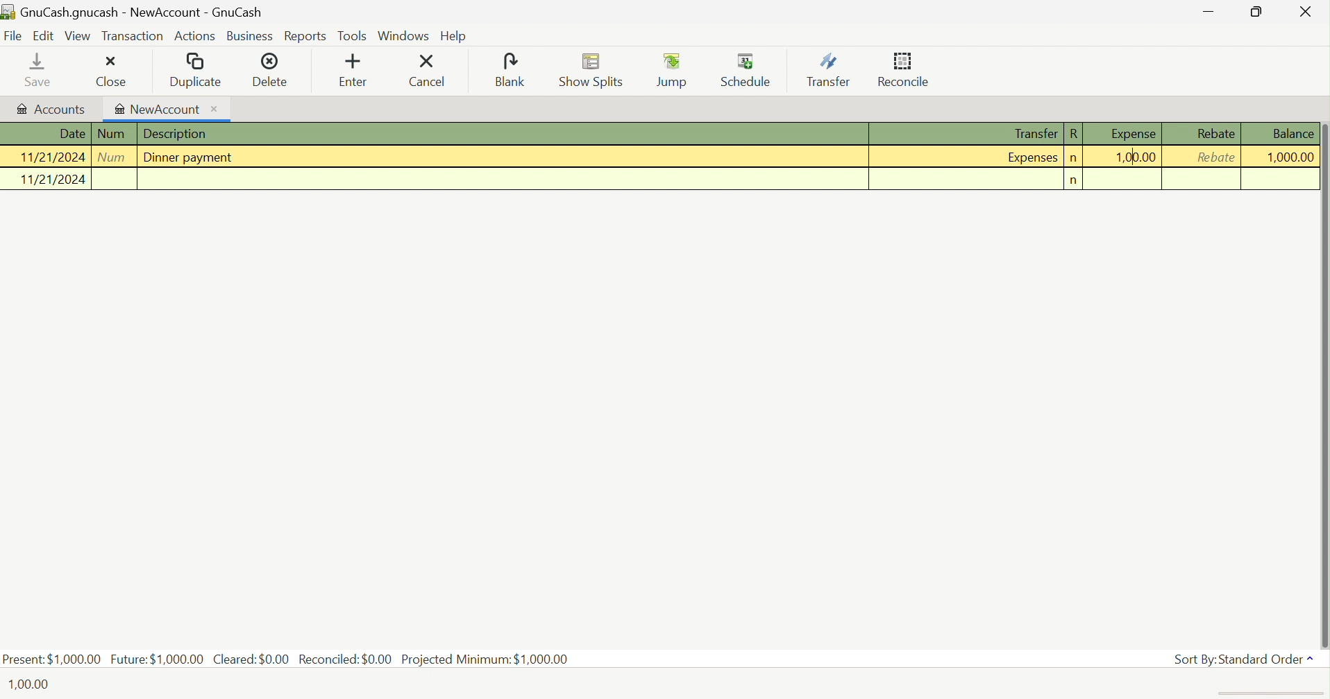 This screenshot has width=1330, height=699. What do you see at coordinates (353, 35) in the screenshot?
I see `Tools` at bounding box center [353, 35].